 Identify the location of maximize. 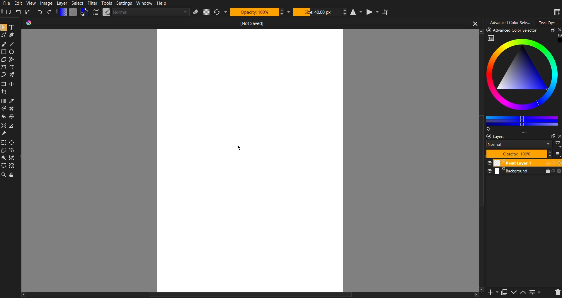
(550, 30).